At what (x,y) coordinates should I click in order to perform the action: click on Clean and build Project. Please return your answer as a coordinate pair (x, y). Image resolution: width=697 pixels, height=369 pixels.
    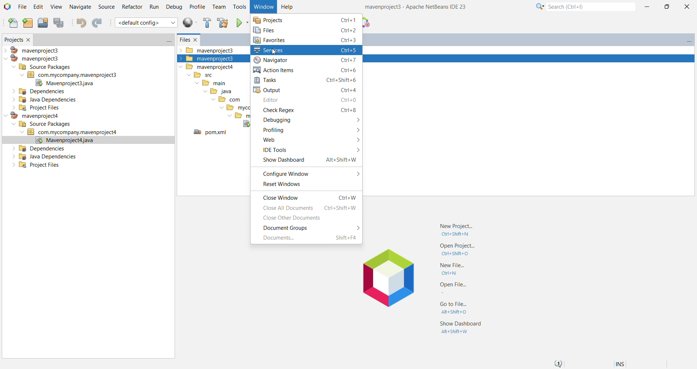
    Looking at the image, I should click on (222, 23).